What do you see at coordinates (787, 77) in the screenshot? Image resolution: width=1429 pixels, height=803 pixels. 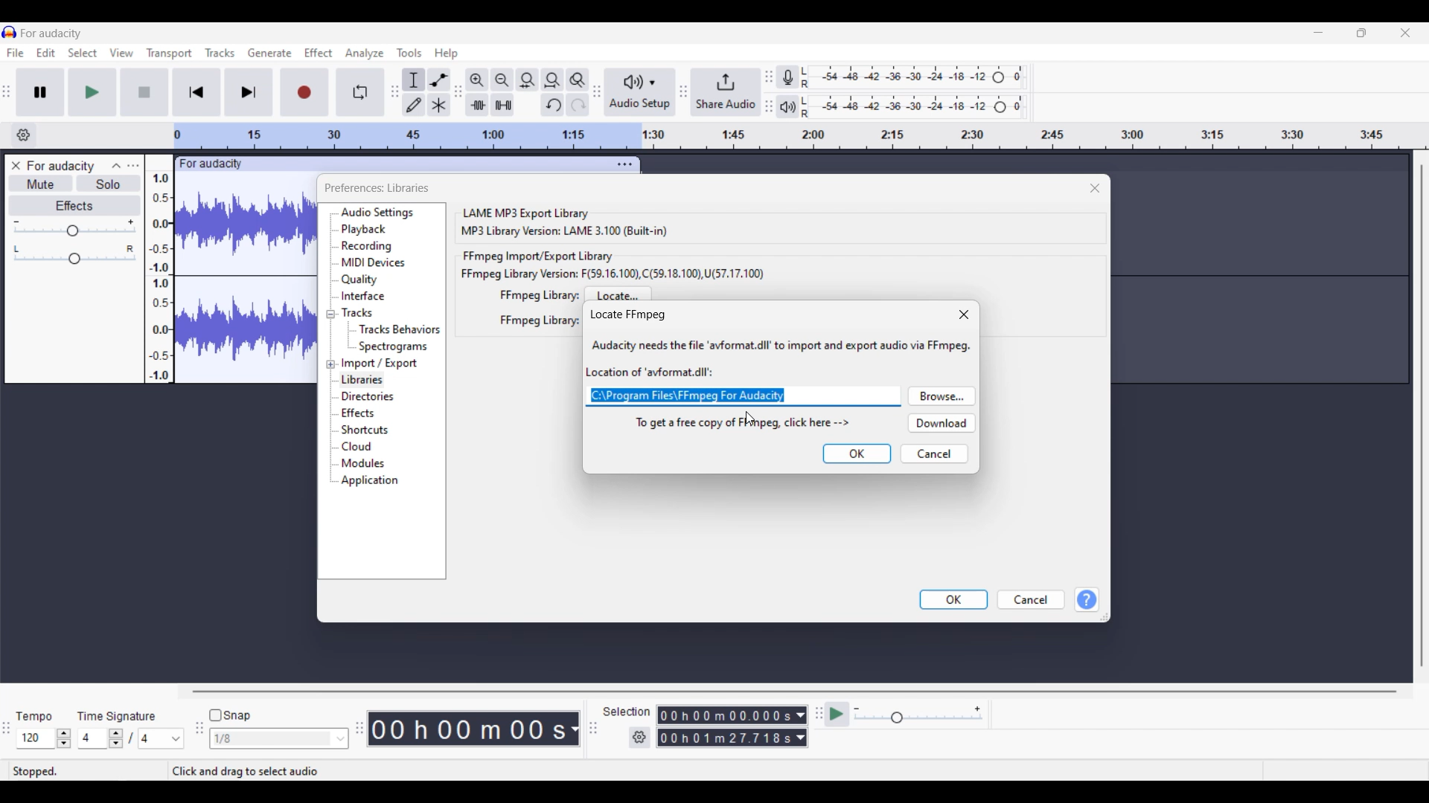 I see `Record meter` at bounding box center [787, 77].